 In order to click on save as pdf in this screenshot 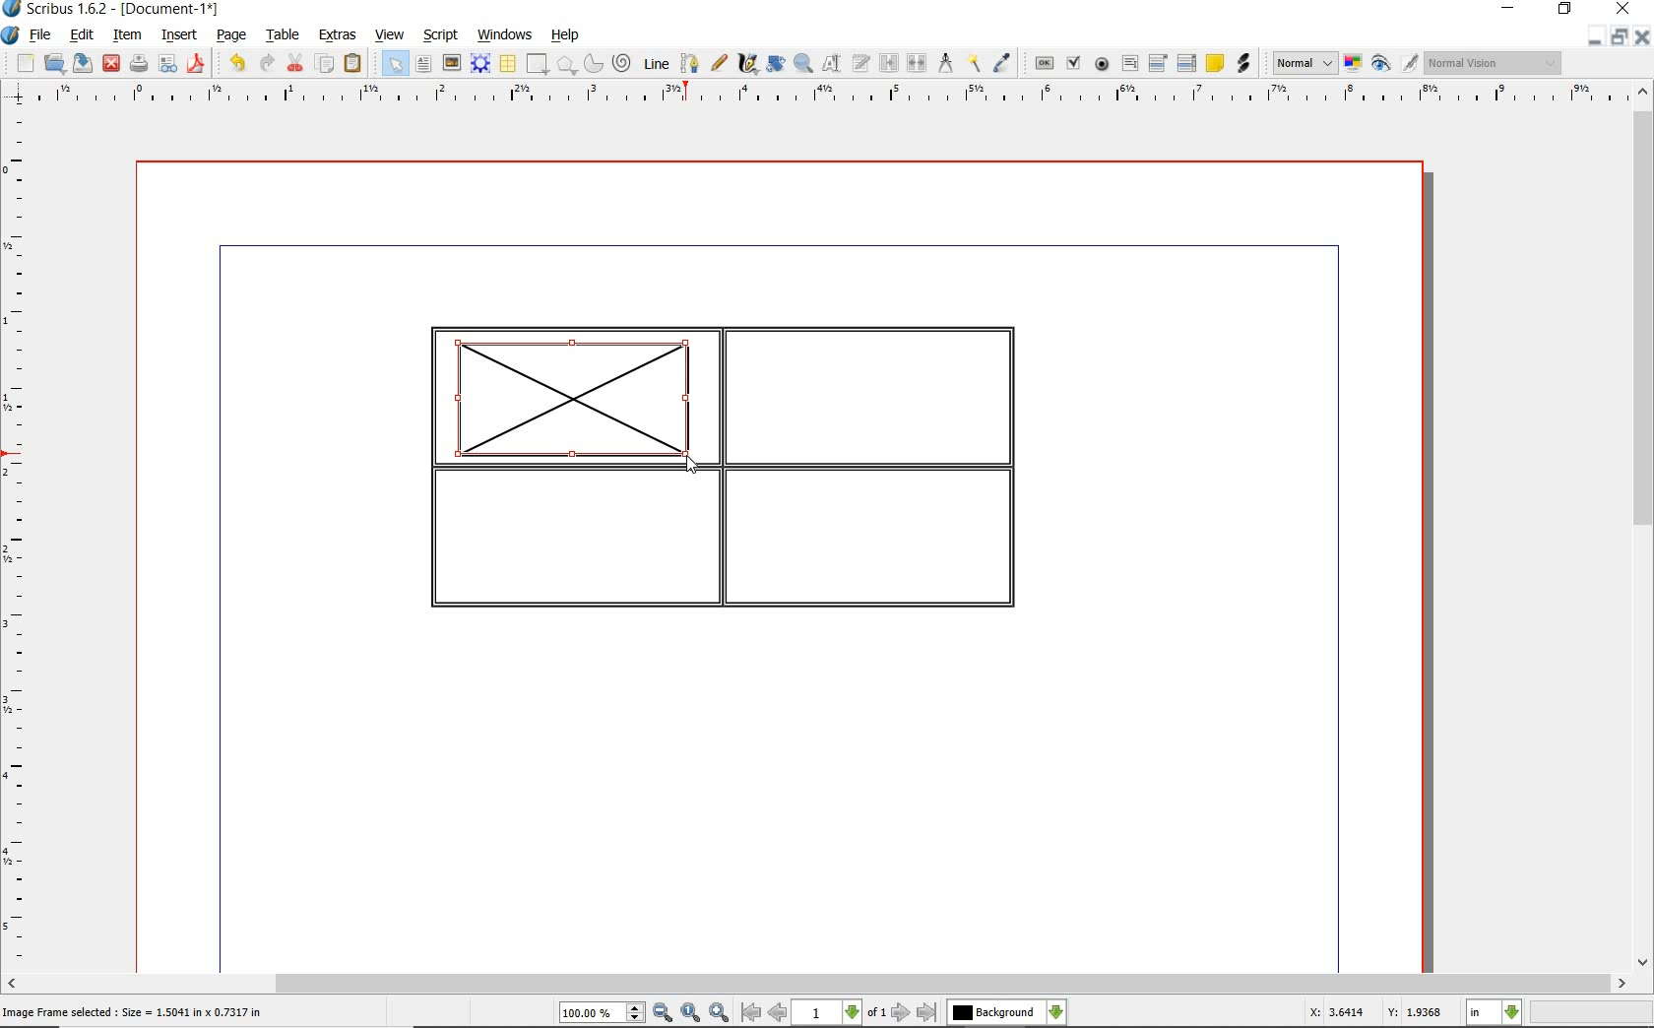, I will do `click(195, 63)`.